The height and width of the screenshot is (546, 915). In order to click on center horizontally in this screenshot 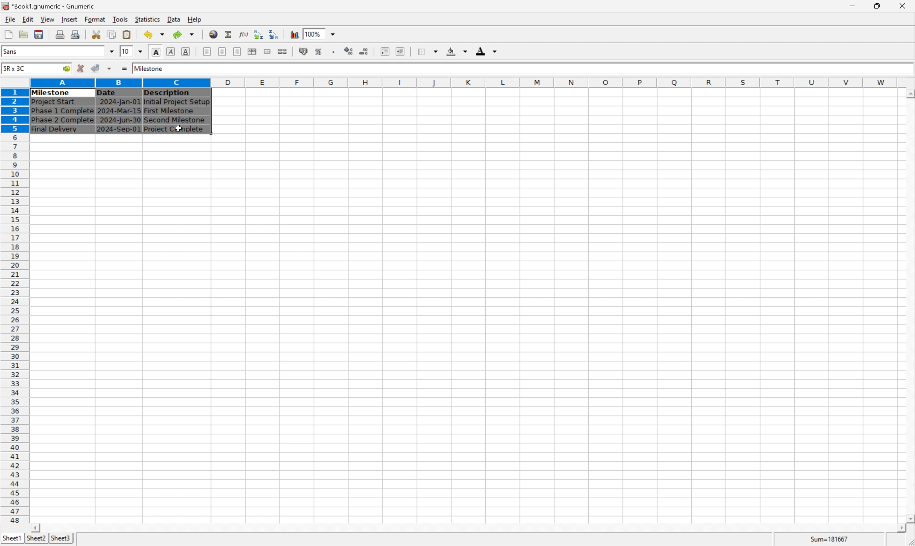, I will do `click(221, 52)`.